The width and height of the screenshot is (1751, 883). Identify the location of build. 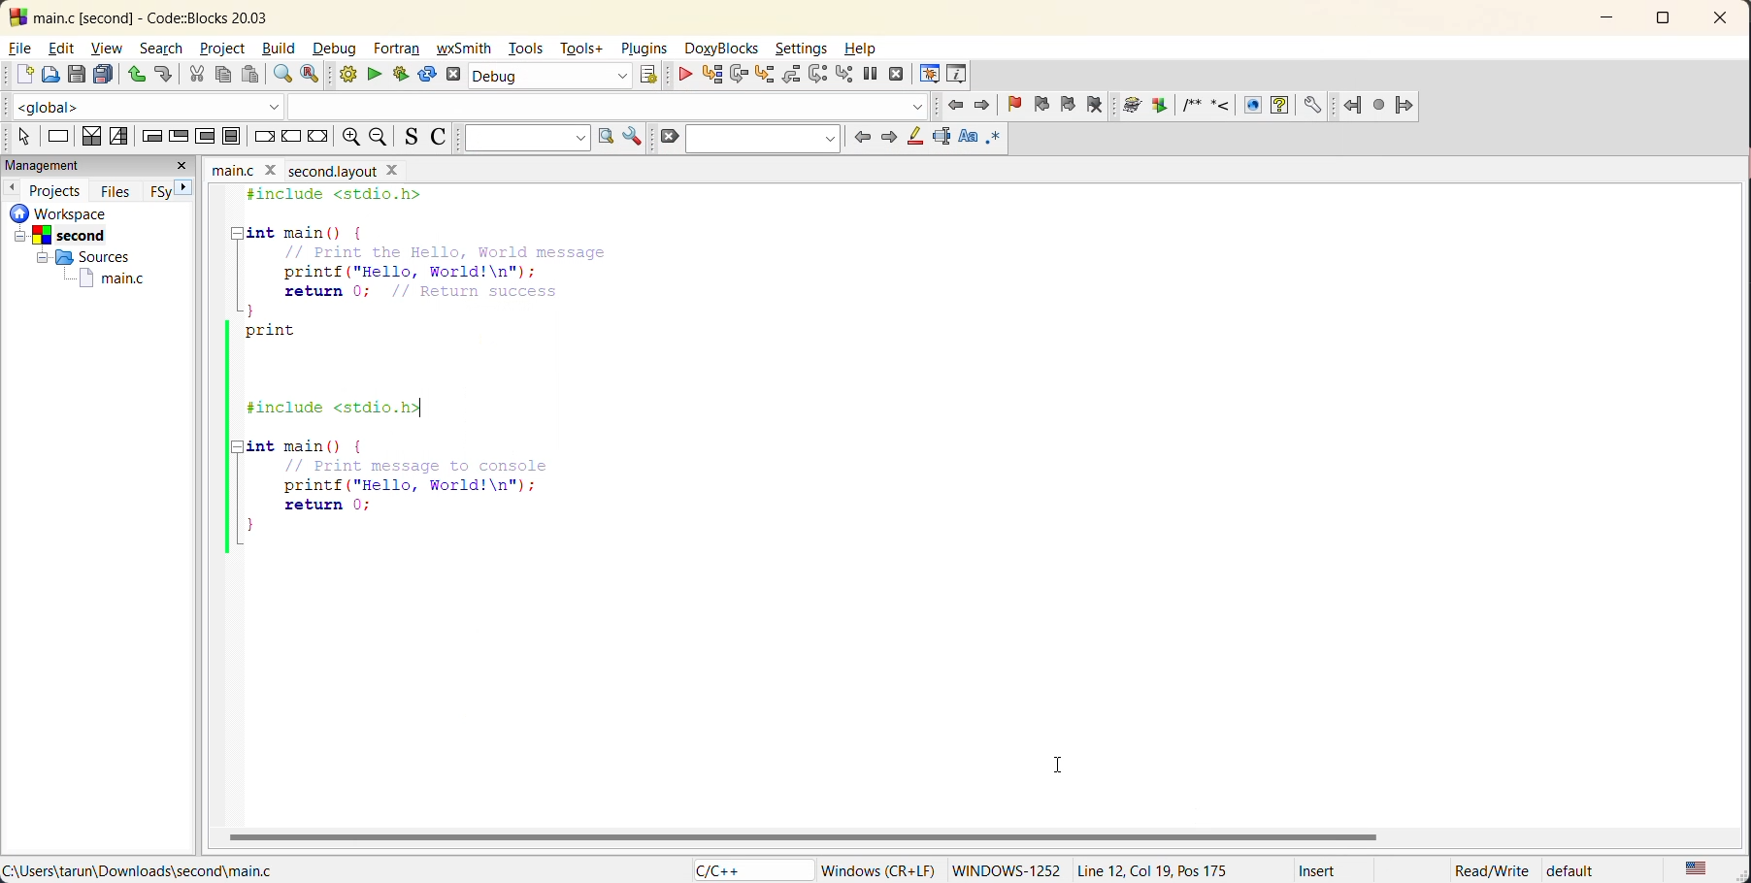
(346, 77).